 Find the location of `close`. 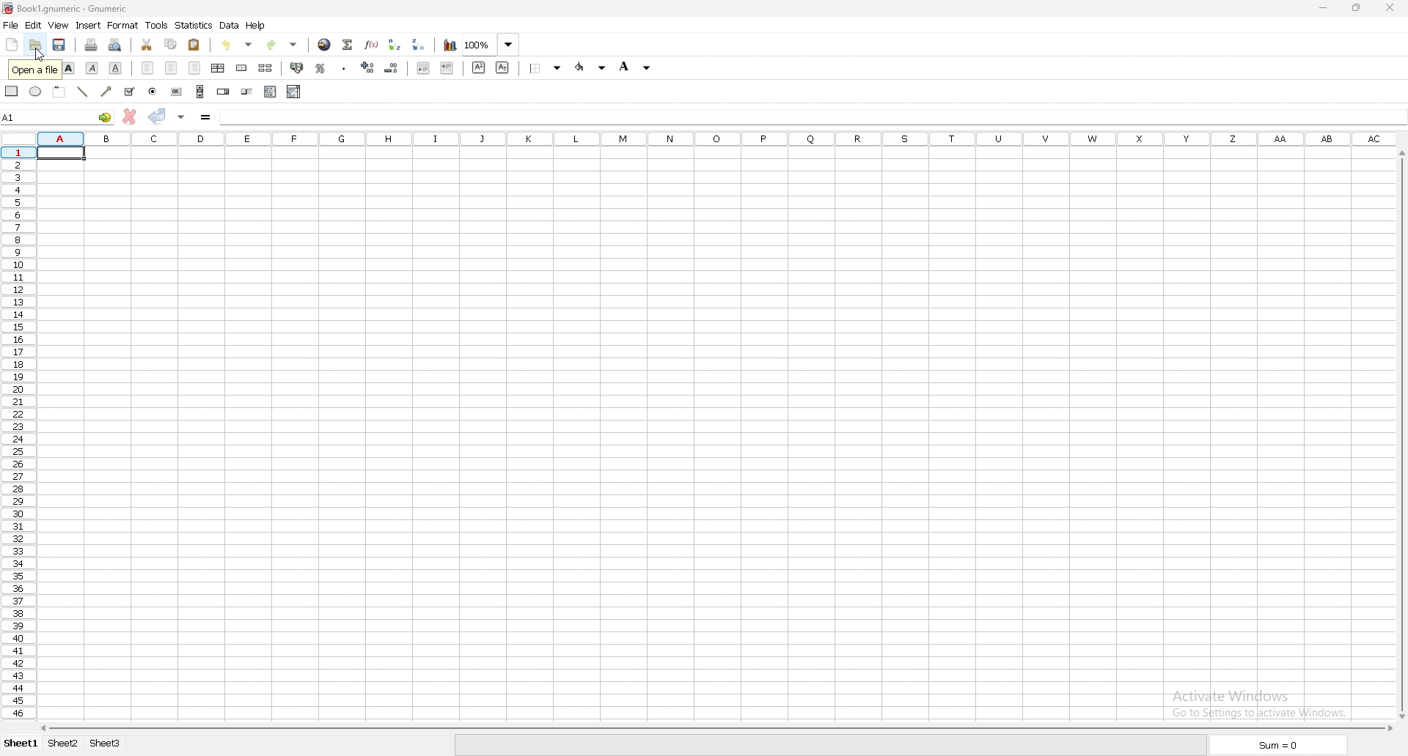

close is located at coordinates (1387, 7).